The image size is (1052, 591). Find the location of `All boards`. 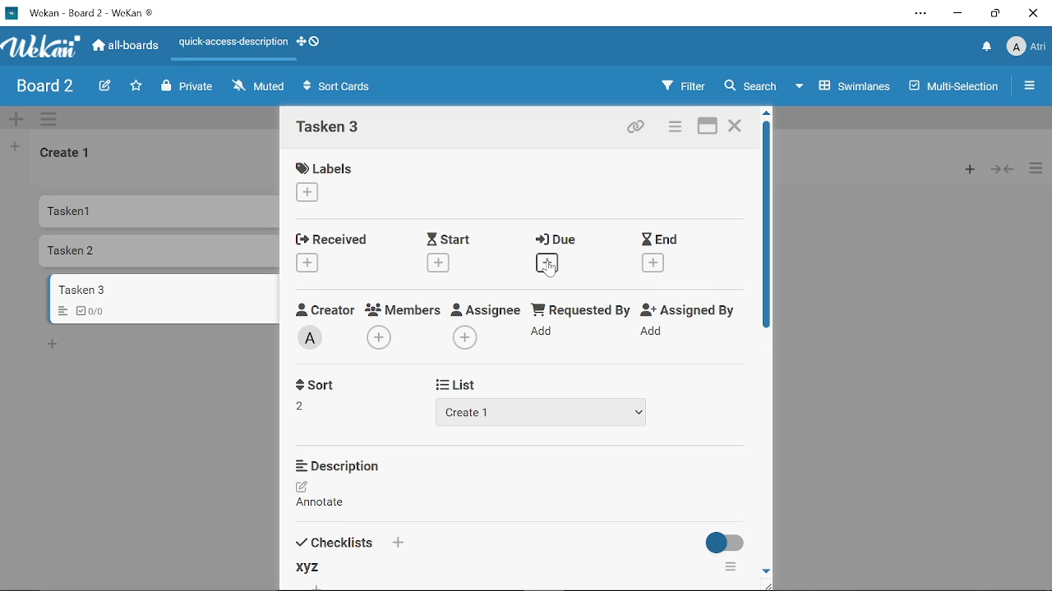

All boards is located at coordinates (127, 47).